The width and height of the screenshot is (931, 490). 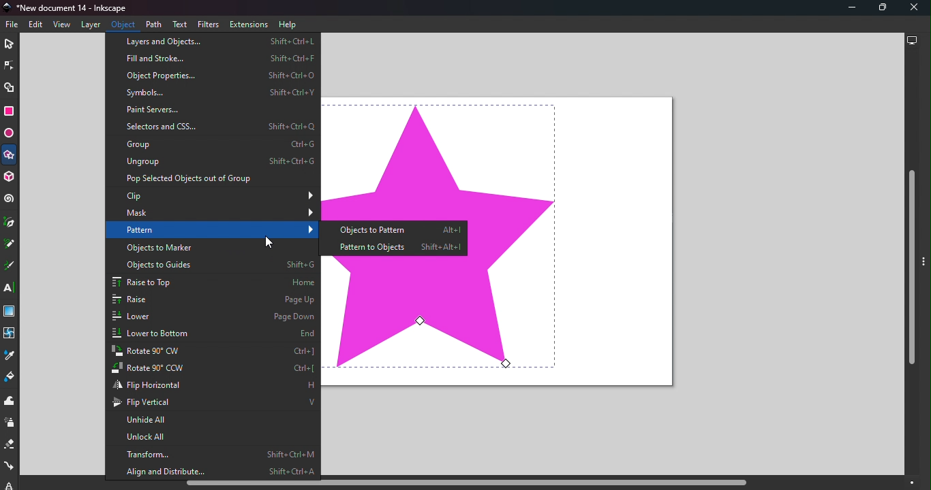 What do you see at coordinates (219, 160) in the screenshot?
I see `Ungroup` at bounding box center [219, 160].